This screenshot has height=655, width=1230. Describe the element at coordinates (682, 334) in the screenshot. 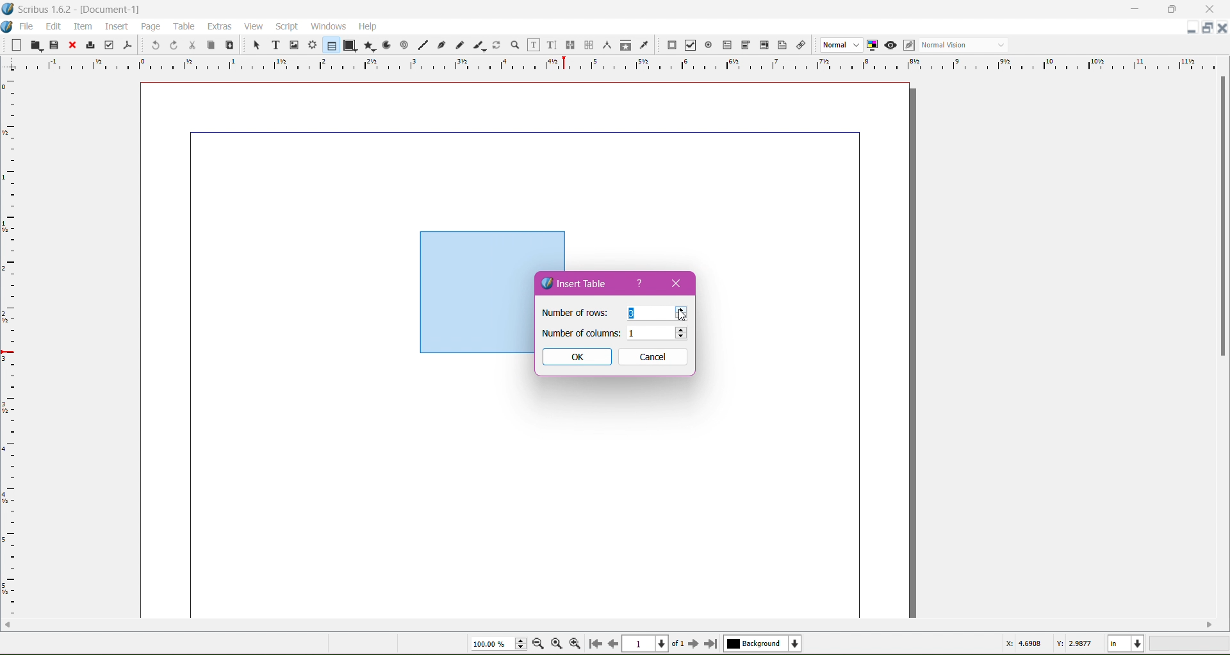

I see `up/down` at that location.